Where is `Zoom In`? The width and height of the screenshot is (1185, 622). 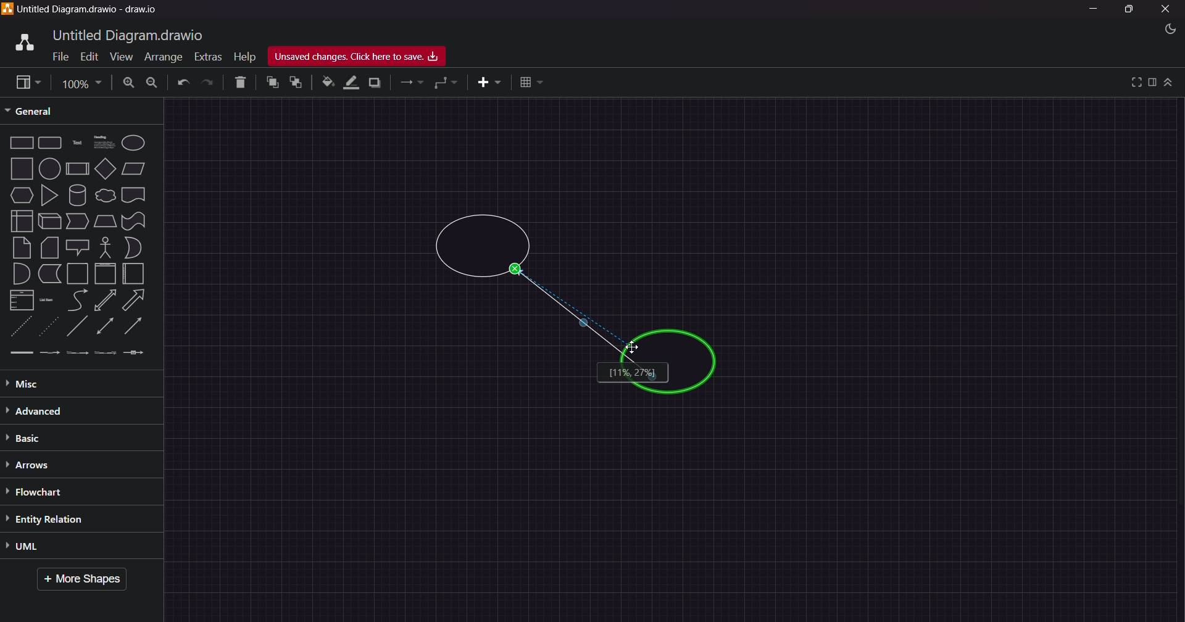 Zoom In is located at coordinates (129, 82).